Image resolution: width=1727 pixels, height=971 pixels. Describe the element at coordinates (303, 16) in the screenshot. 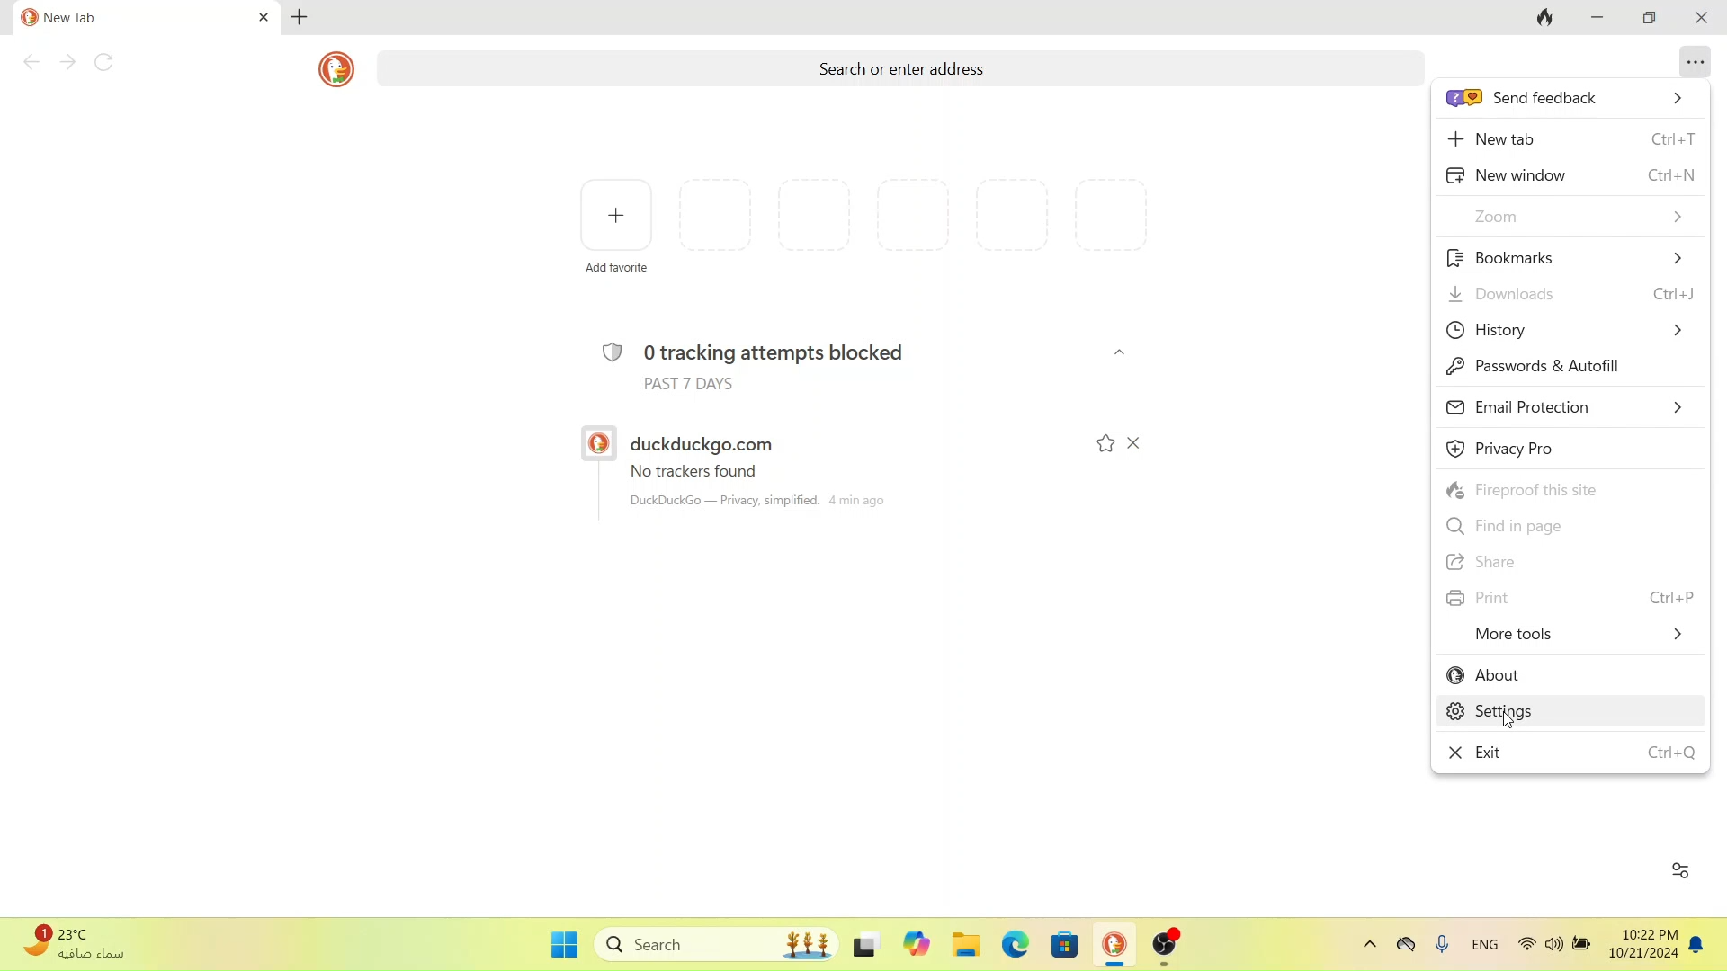

I see `new tab` at that location.